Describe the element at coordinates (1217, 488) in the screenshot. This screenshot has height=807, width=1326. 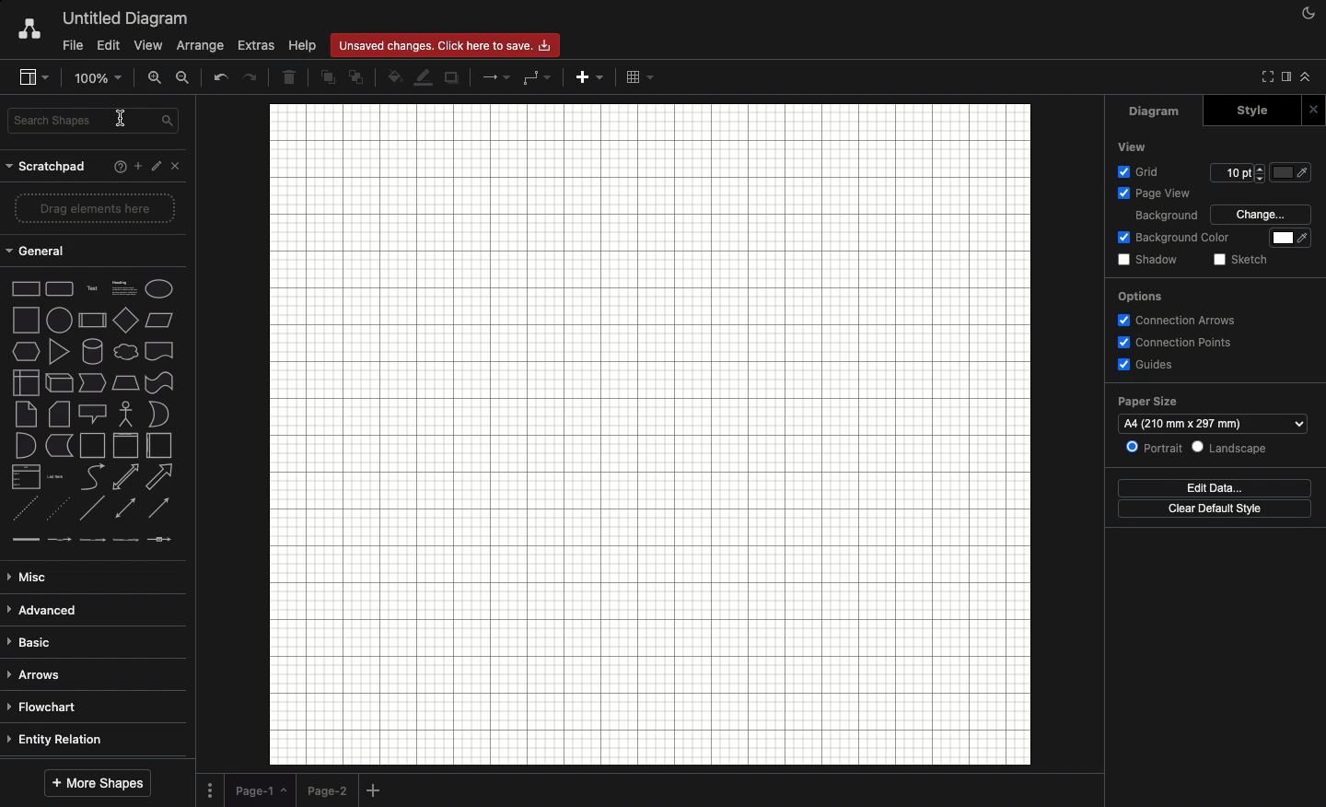
I see `Edit data` at that location.